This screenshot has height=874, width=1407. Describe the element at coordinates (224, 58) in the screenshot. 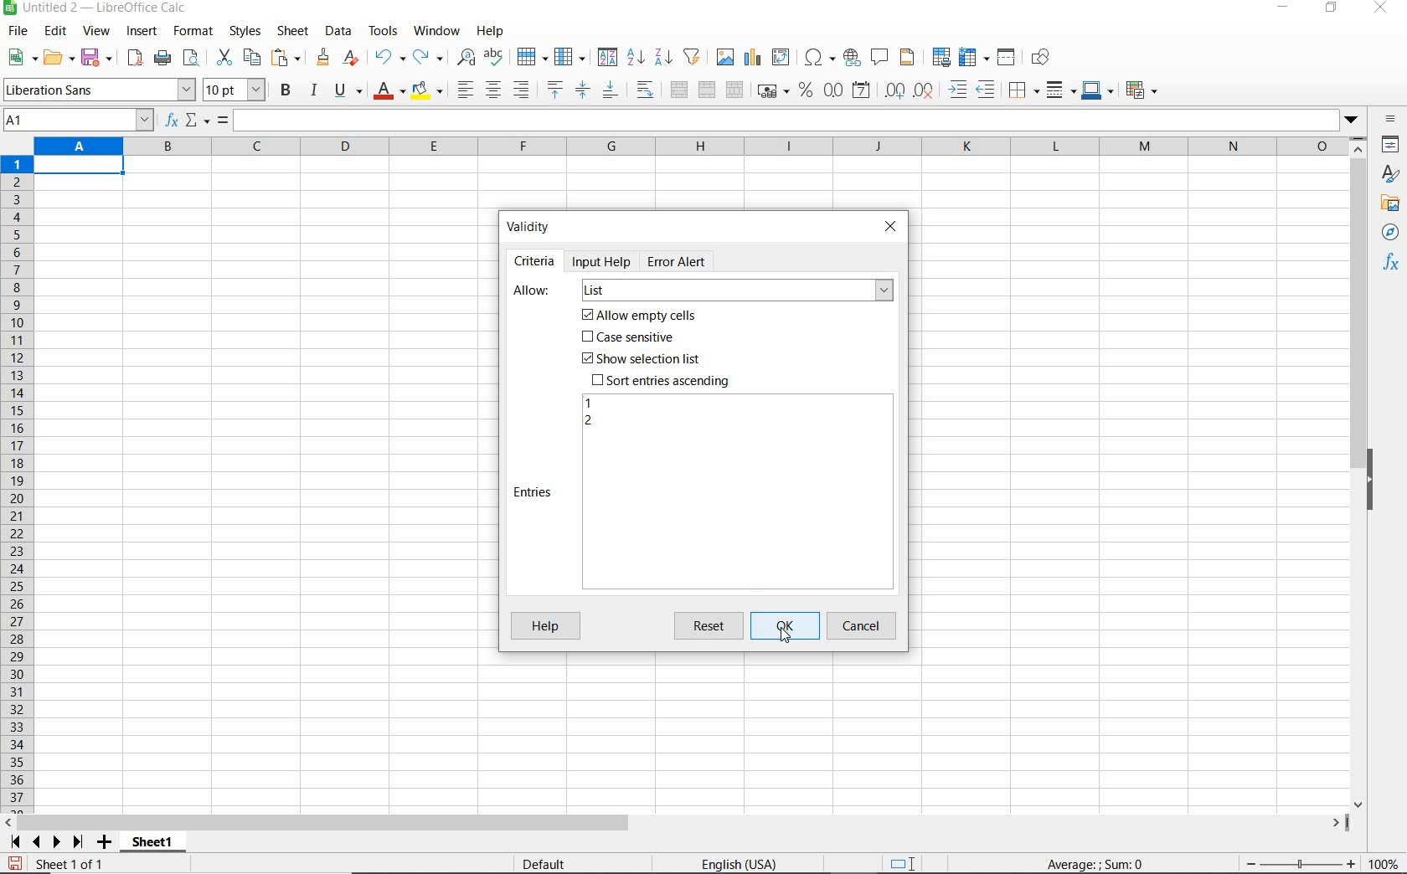

I see `cut` at that location.